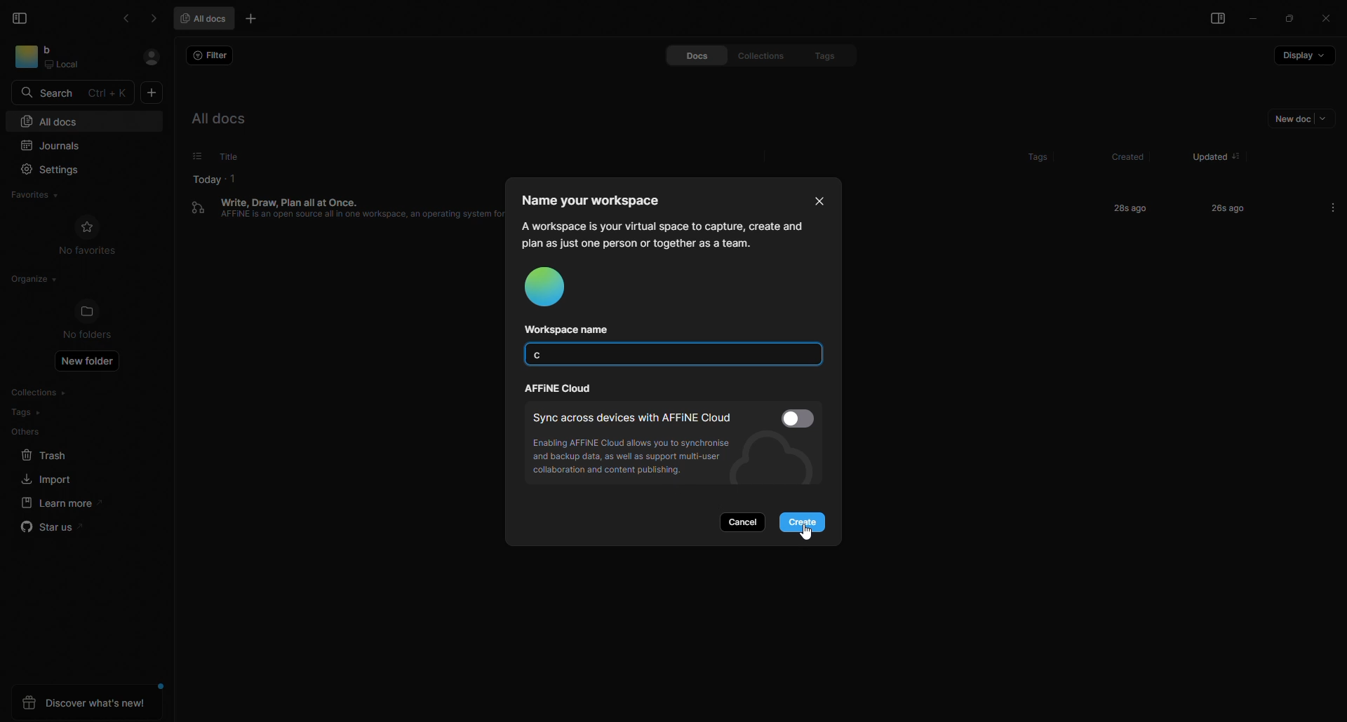 This screenshot has height=722, width=1347. I want to click on write draw pull, so click(345, 218).